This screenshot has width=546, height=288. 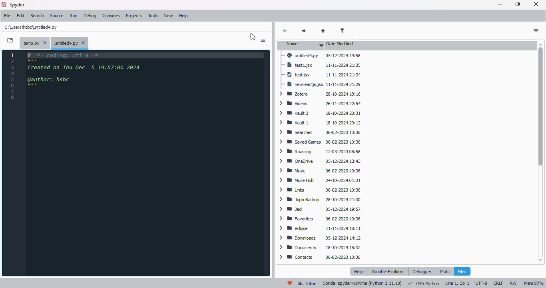 I want to click on untitled4.py, so click(x=321, y=56).